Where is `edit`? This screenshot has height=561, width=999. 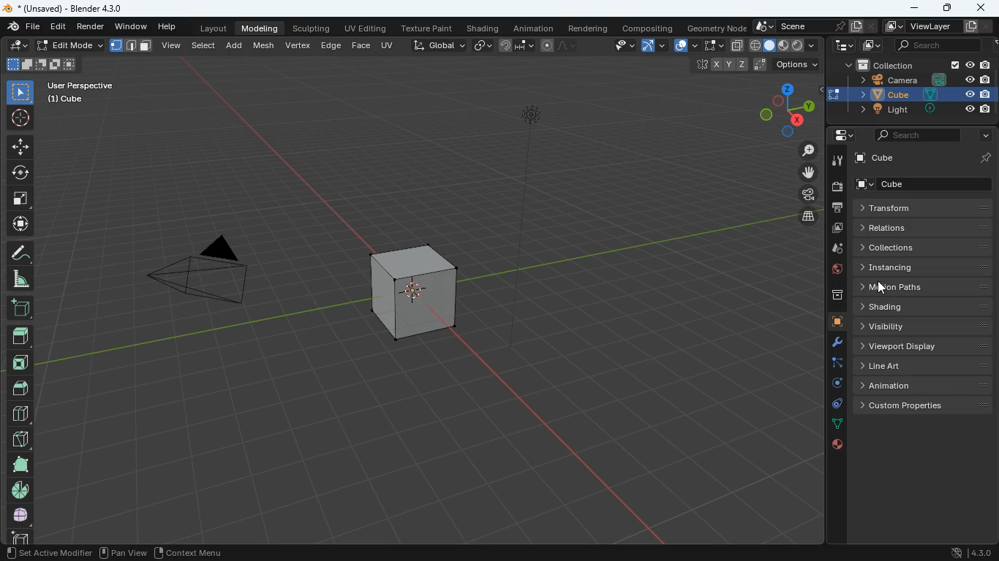
edit is located at coordinates (58, 28).